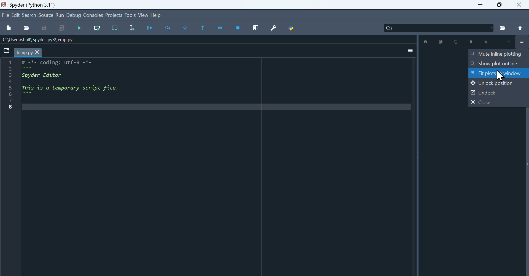 The height and width of the screenshot is (276, 529). I want to click on Run selection, so click(130, 28).